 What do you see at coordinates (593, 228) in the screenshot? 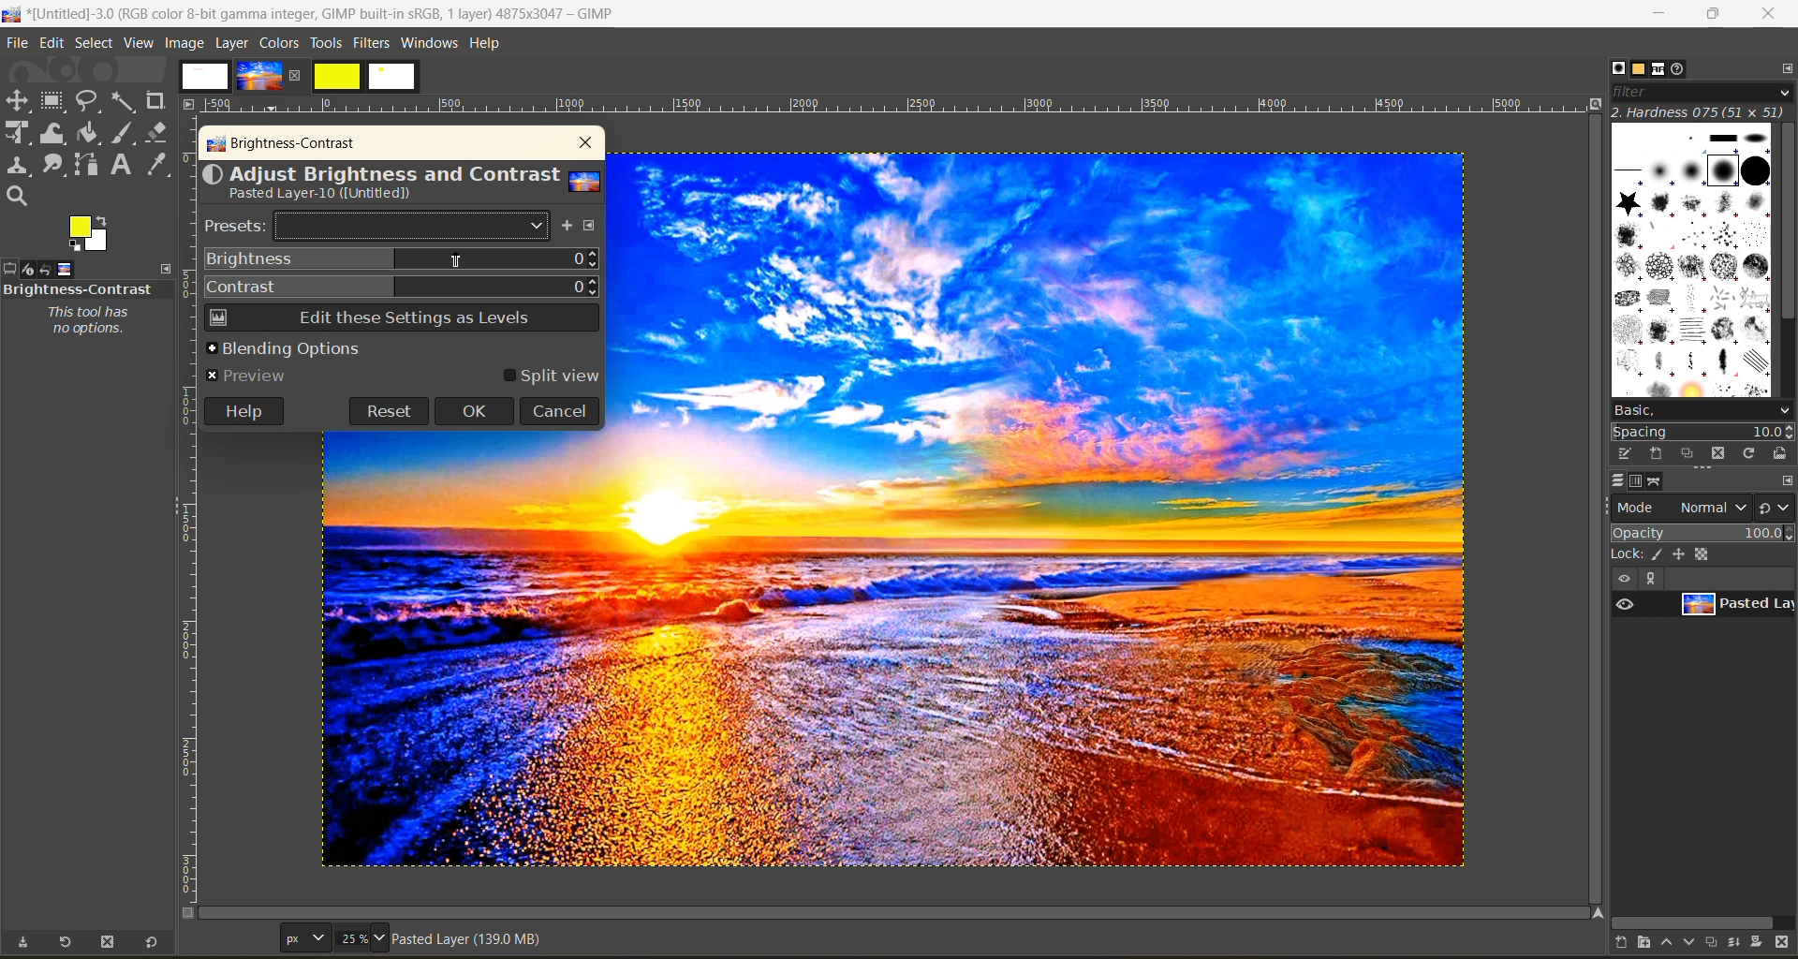
I see `configure` at bounding box center [593, 228].